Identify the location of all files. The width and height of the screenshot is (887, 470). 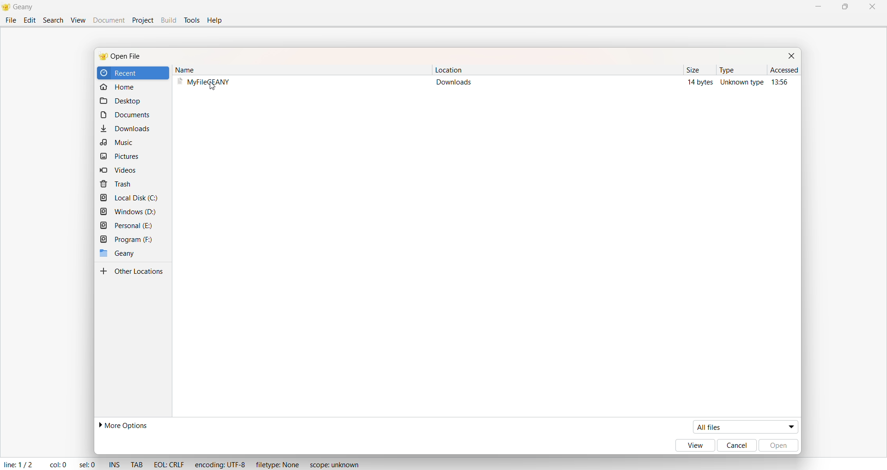
(735, 426).